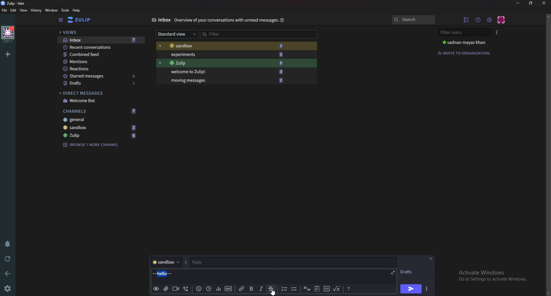 This screenshot has width=551, height=296. Describe the element at coordinates (226, 63) in the screenshot. I see `Zulip` at that location.